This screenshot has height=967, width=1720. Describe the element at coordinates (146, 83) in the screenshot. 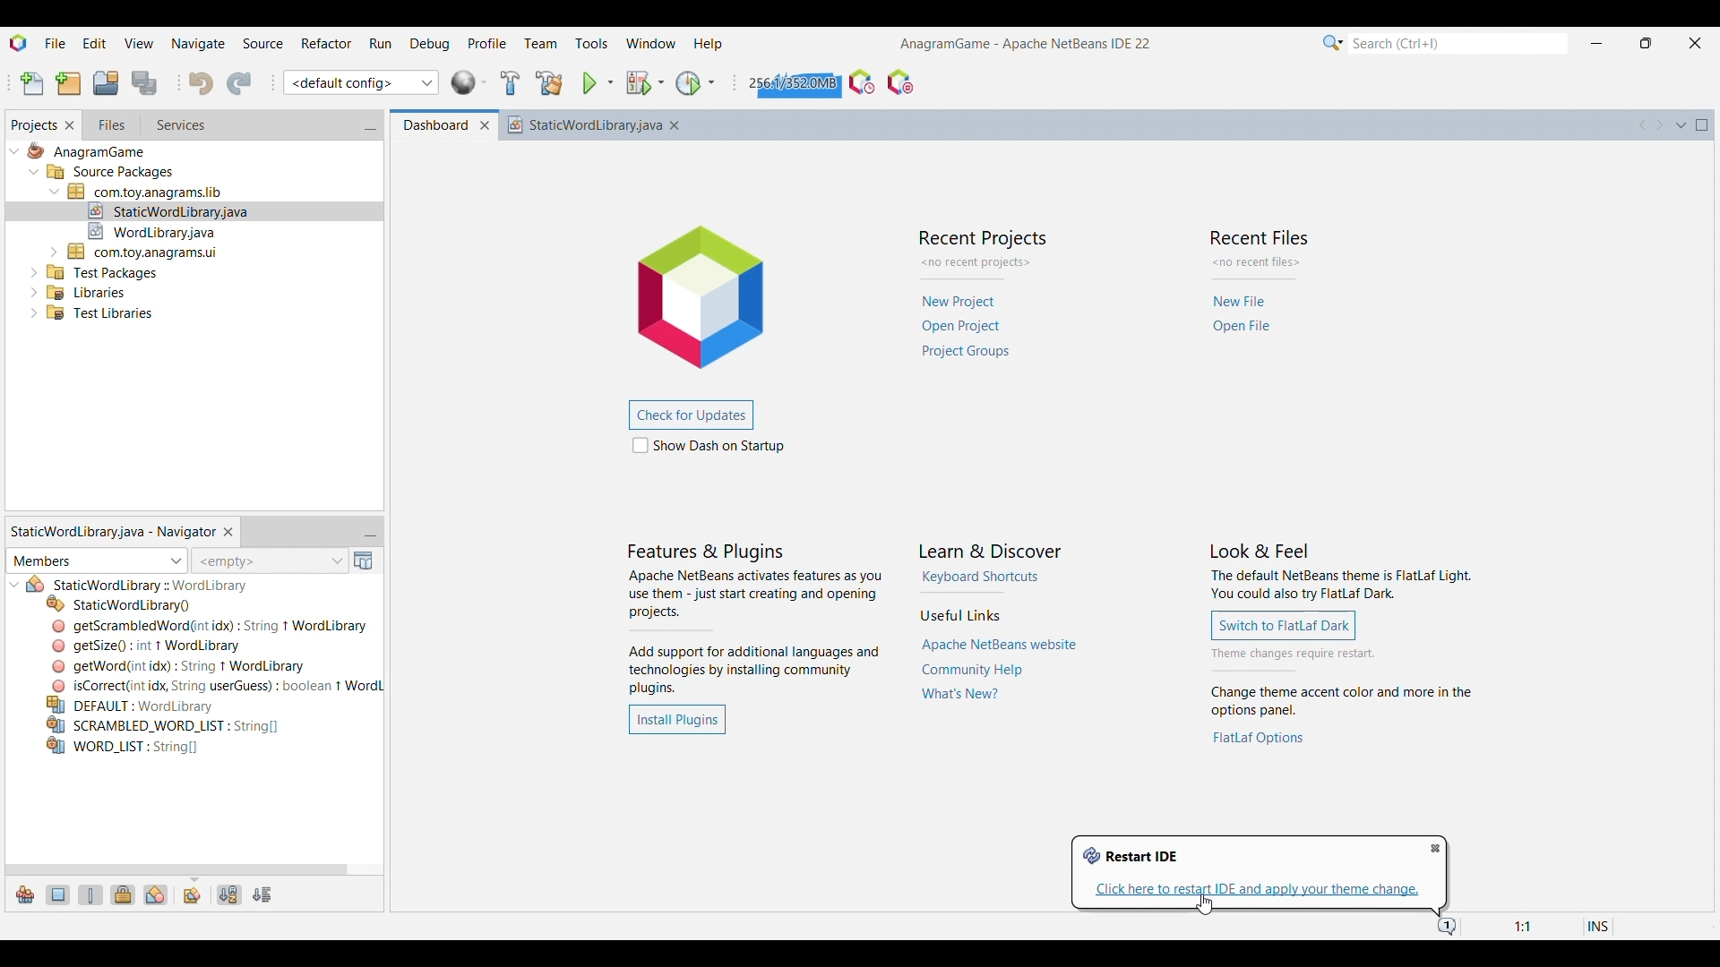

I see `Save all` at that location.